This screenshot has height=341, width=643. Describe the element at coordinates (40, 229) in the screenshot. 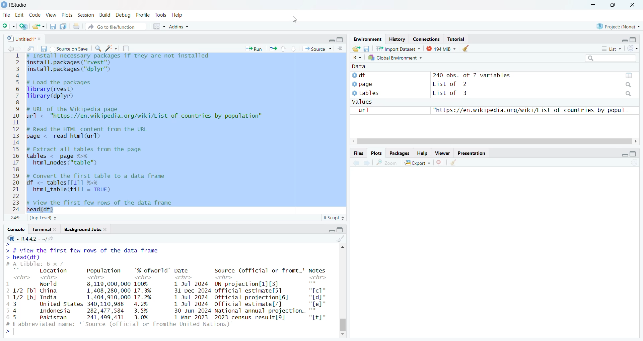

I see `Terminal` at that location.